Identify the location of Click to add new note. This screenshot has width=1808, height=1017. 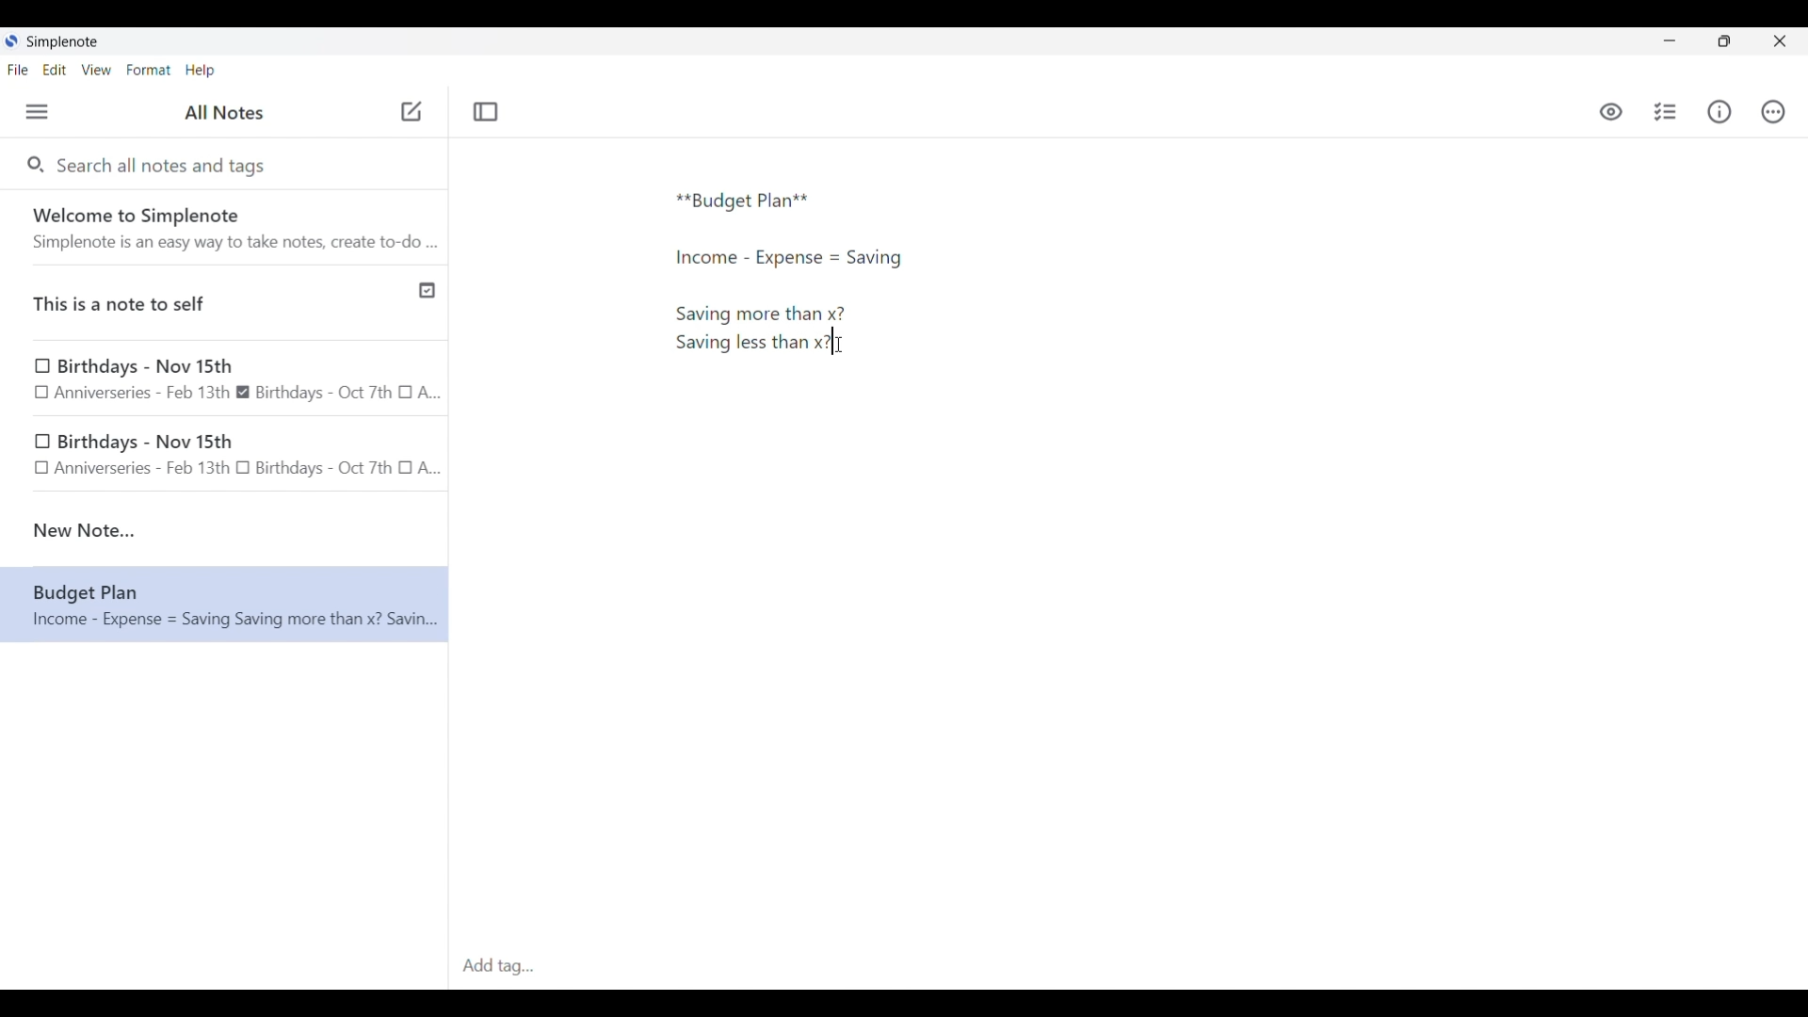
(412, 111).